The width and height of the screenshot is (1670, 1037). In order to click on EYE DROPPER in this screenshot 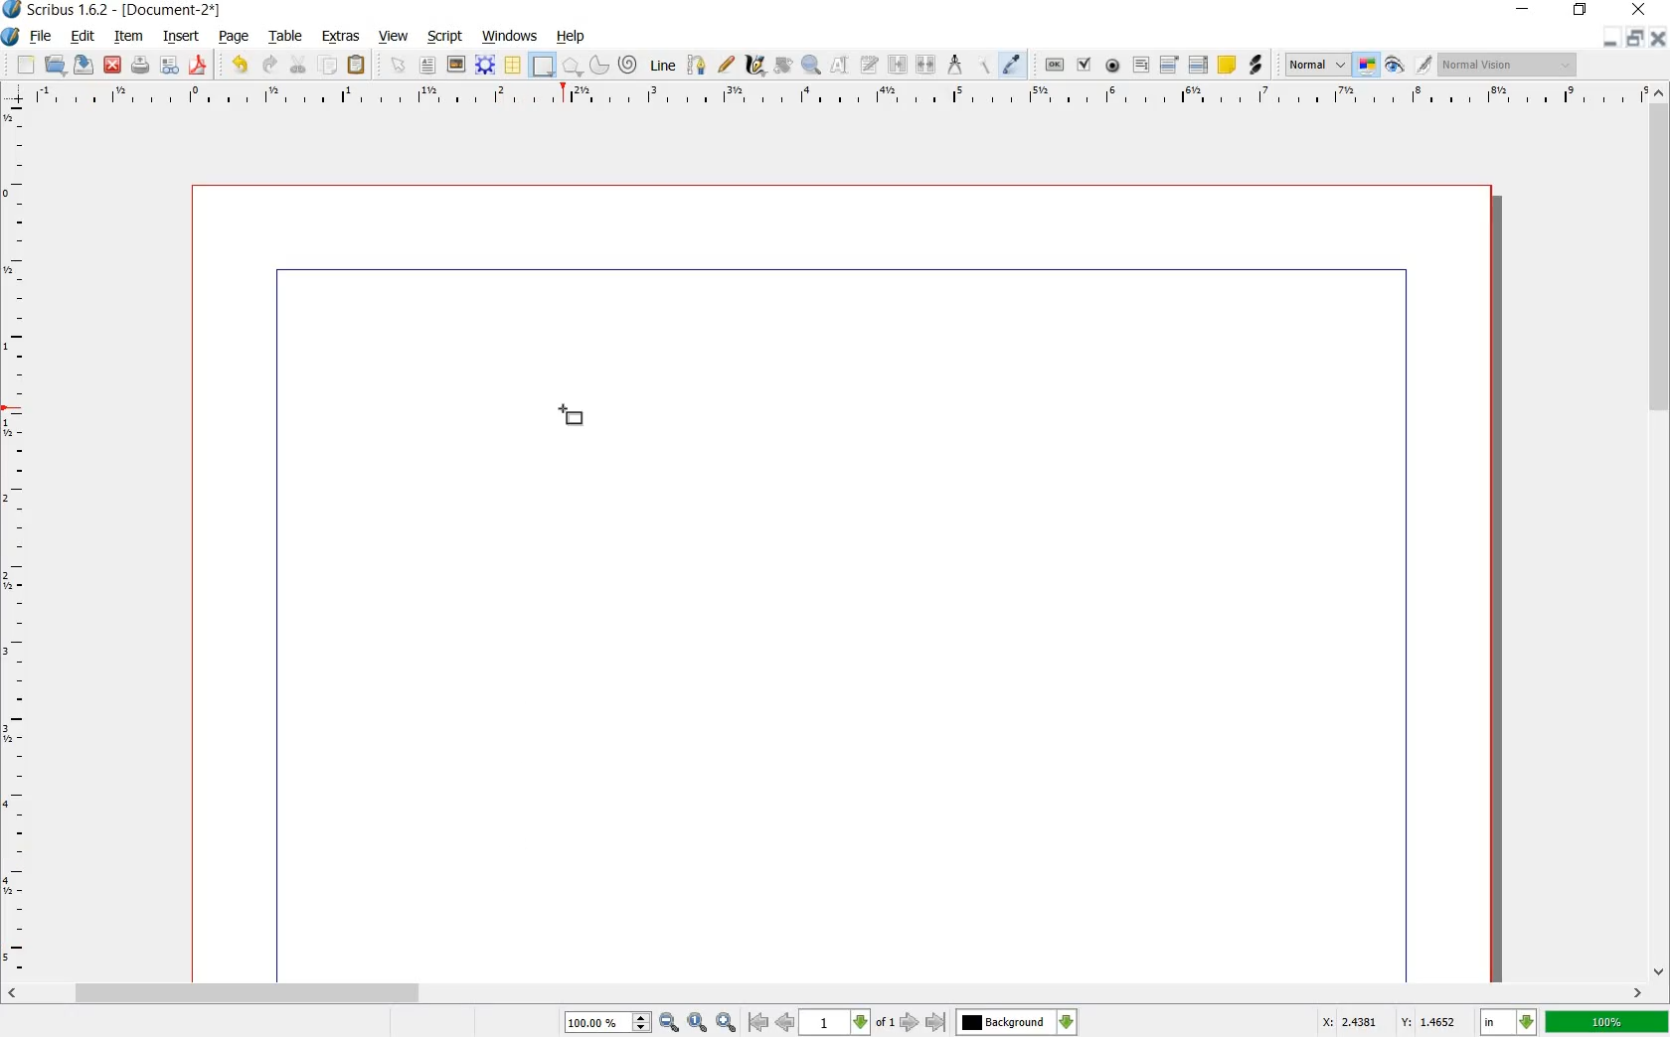, I will do `click(1015, 65)`.